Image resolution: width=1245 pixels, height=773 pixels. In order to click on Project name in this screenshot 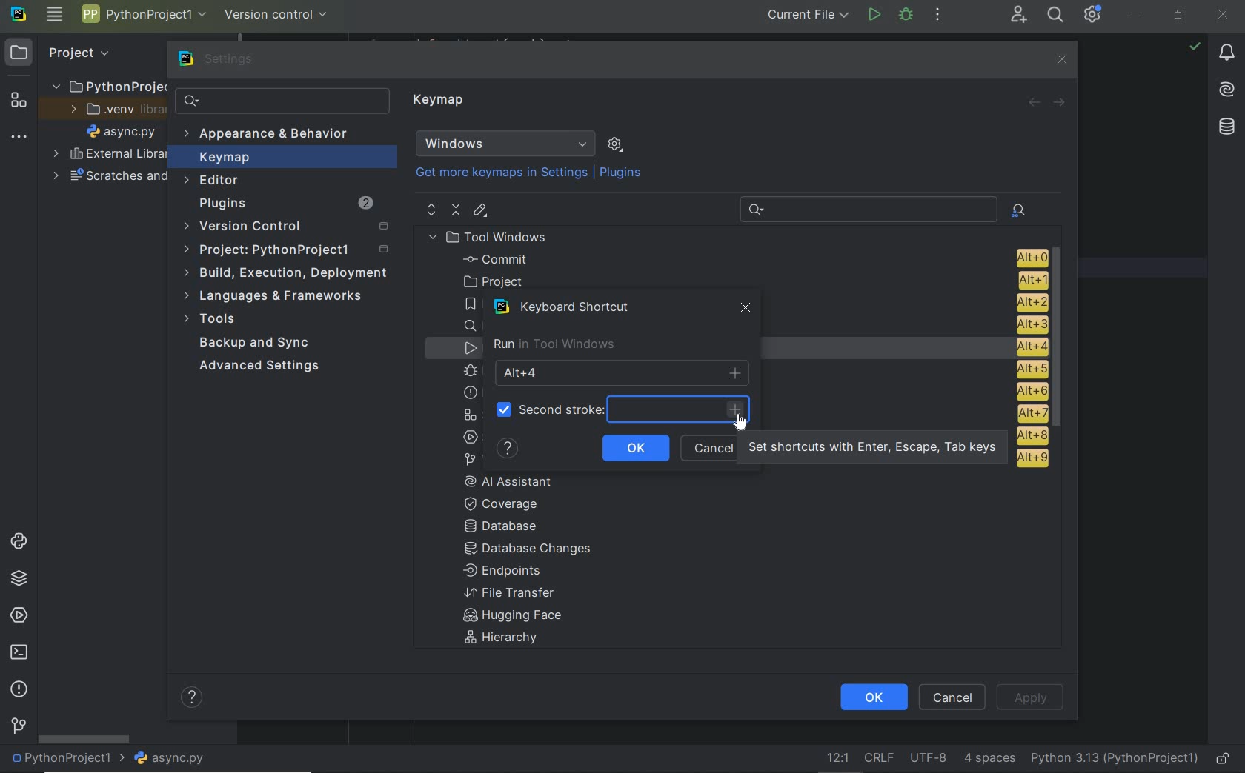, I will do `click(144, 17)`.